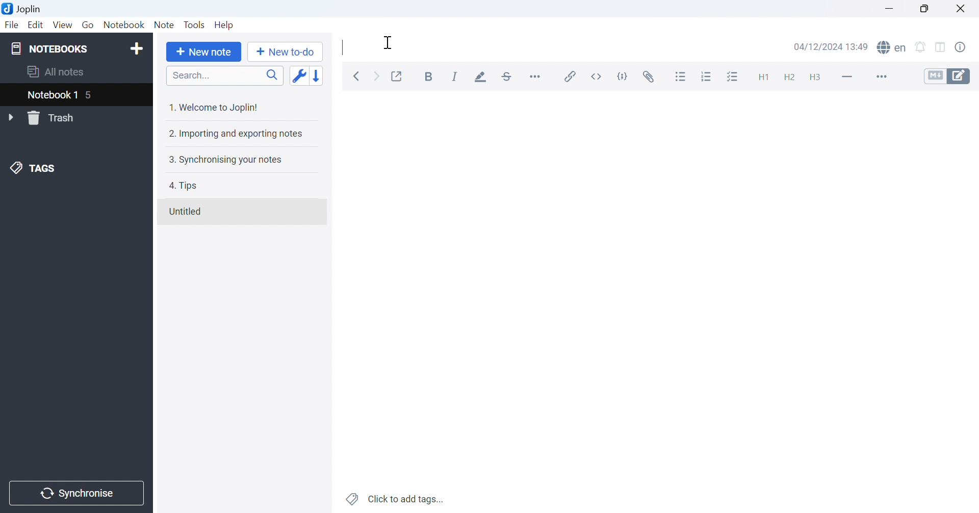  Describe the element at coordinates (12, 26) in the screenshot. I see `File` at that location.